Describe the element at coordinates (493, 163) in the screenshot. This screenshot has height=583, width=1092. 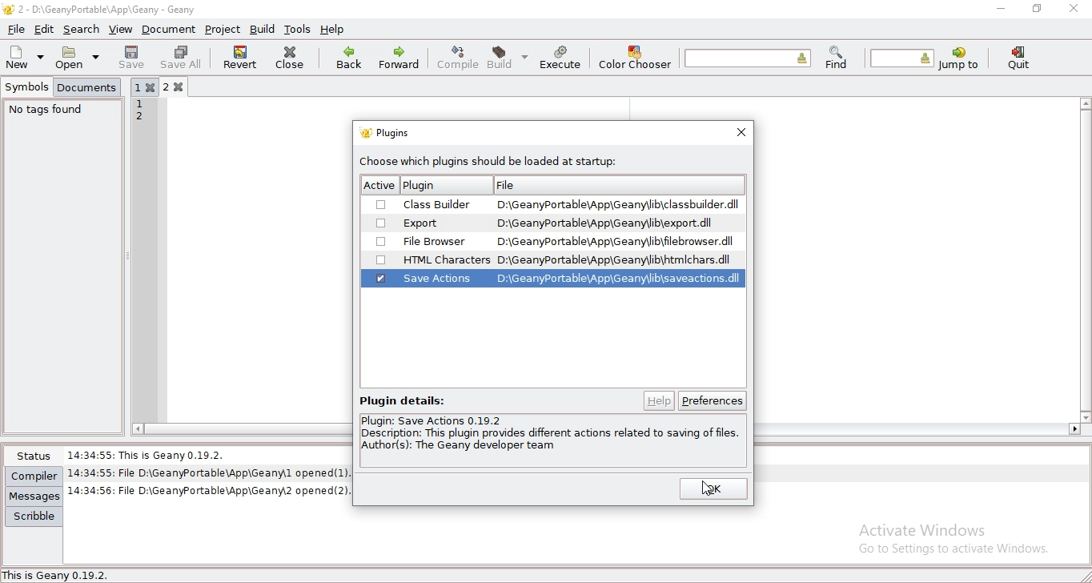
I see `choose which plugin should be loaded at startup.` at that location.